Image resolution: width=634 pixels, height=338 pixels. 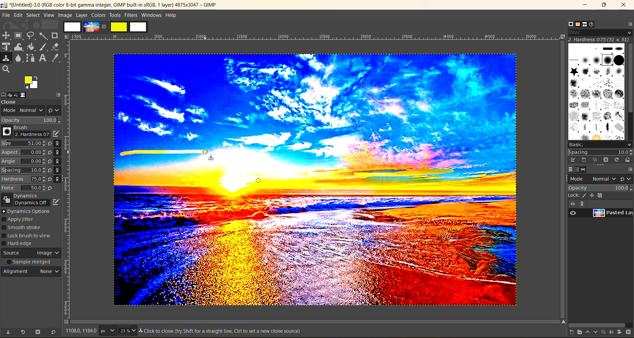 What do you see at coordinates (600, 144) in the screenshot?
I see `basic` at bounding box center [600, 144].